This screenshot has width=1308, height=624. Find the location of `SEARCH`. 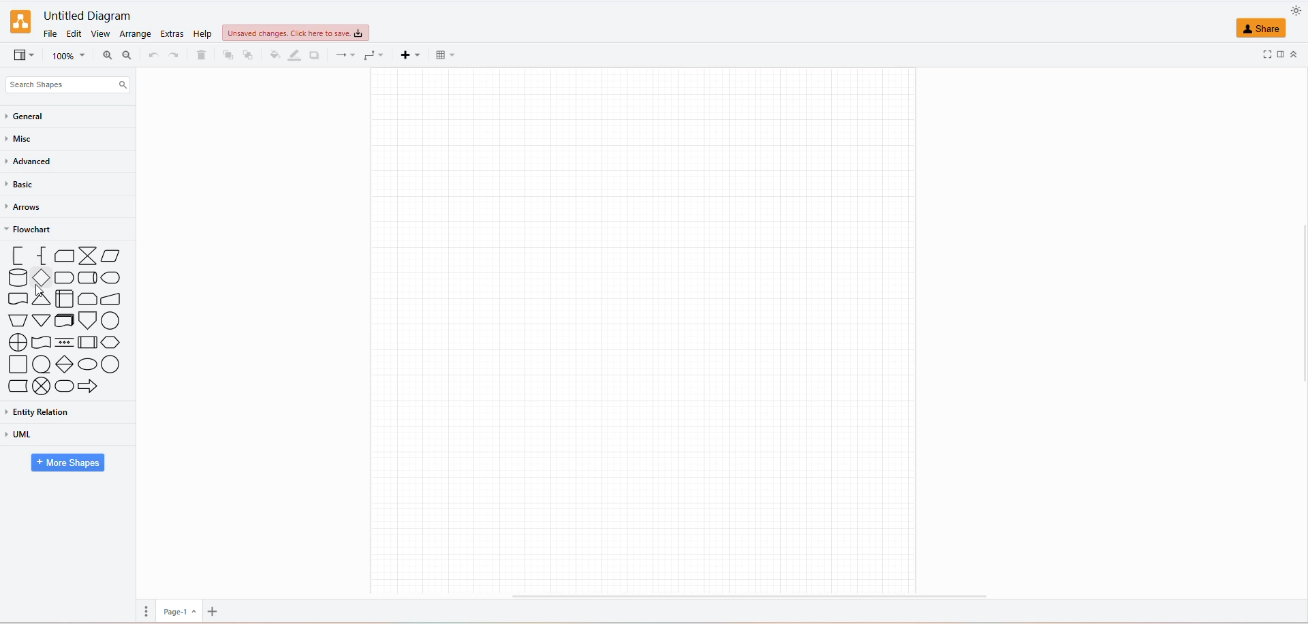

SEARCH is located at coordinates (65, 82).